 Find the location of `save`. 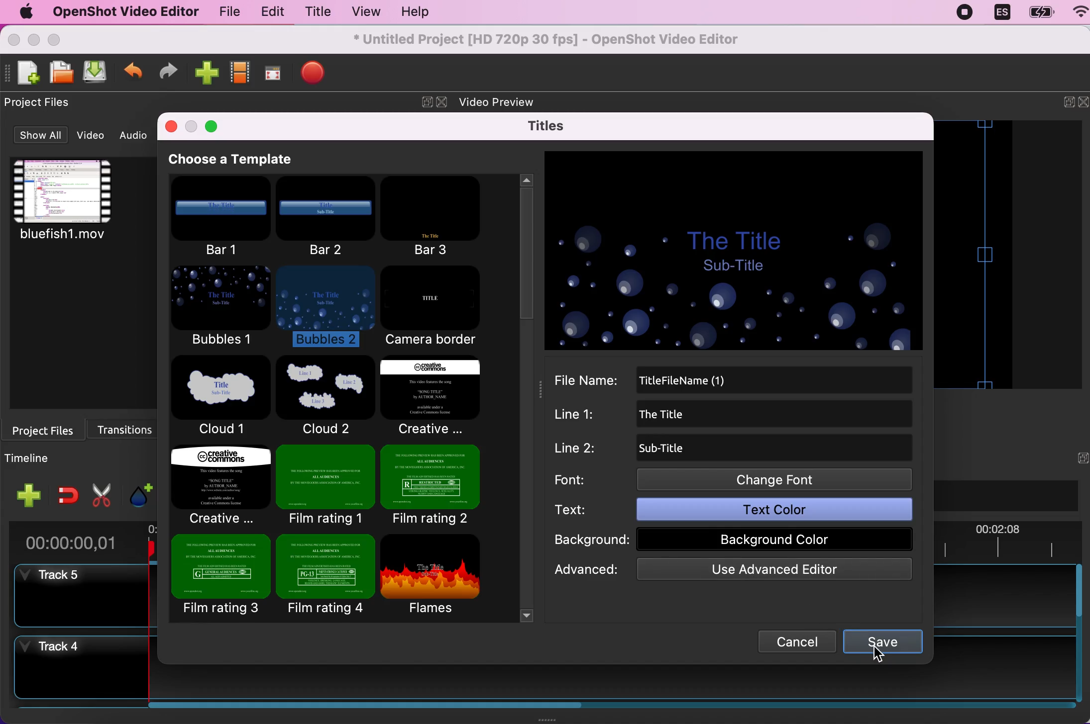

save is located at coordinates (885, 642).